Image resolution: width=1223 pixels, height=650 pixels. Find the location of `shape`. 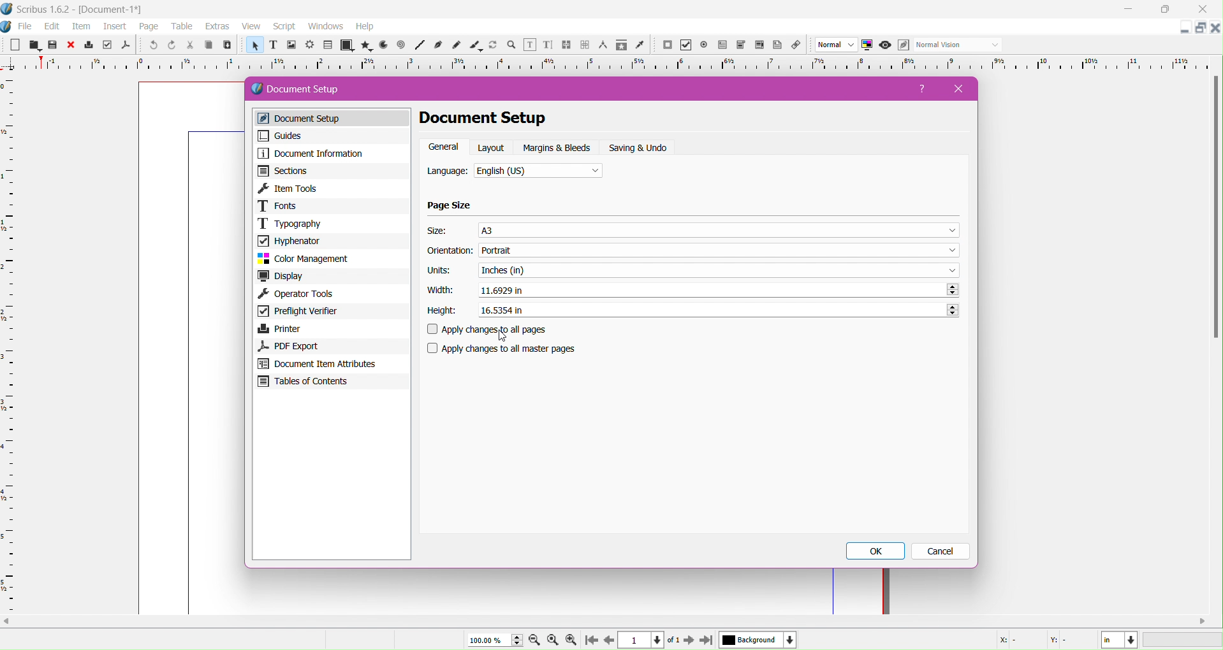

shape is located at coordinates (346, 46).